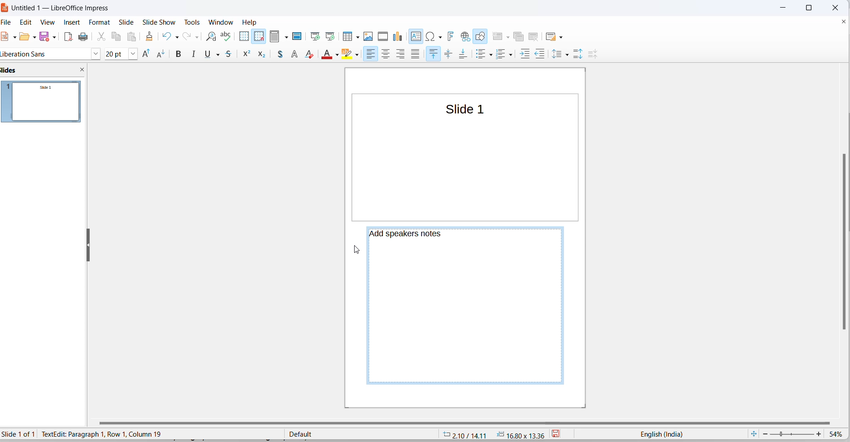  Describe the element at coordinates (299, 36) in the screenshot. I see `master slide` at that location.